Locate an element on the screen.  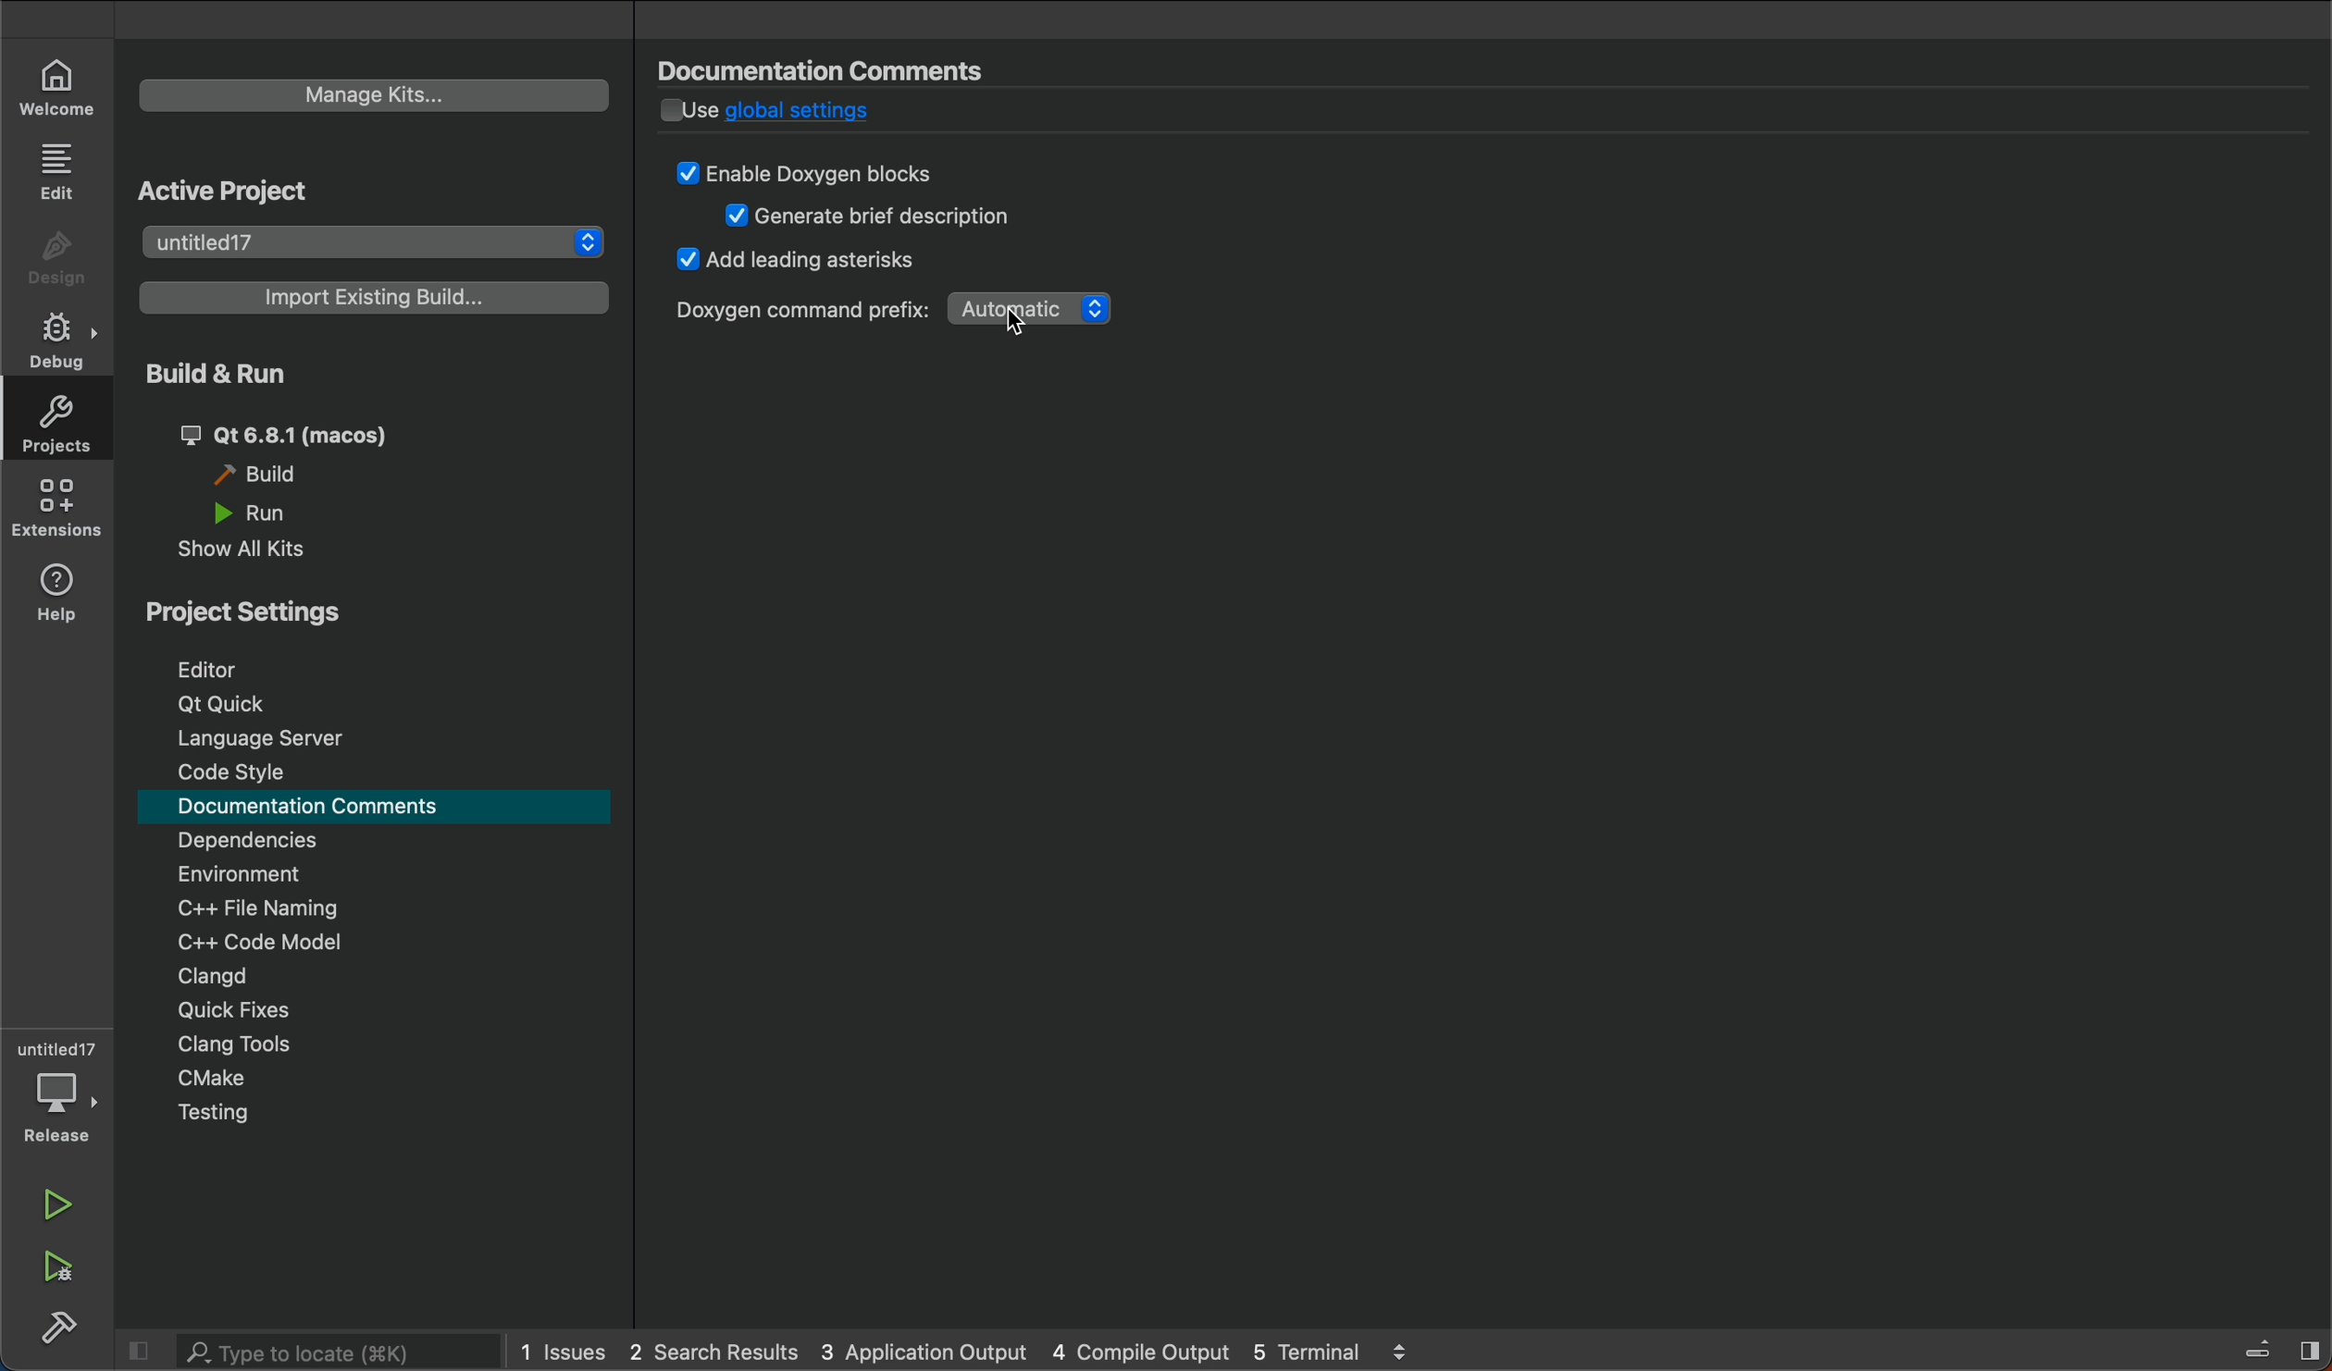
welcome is located at coordinates (55, 82).